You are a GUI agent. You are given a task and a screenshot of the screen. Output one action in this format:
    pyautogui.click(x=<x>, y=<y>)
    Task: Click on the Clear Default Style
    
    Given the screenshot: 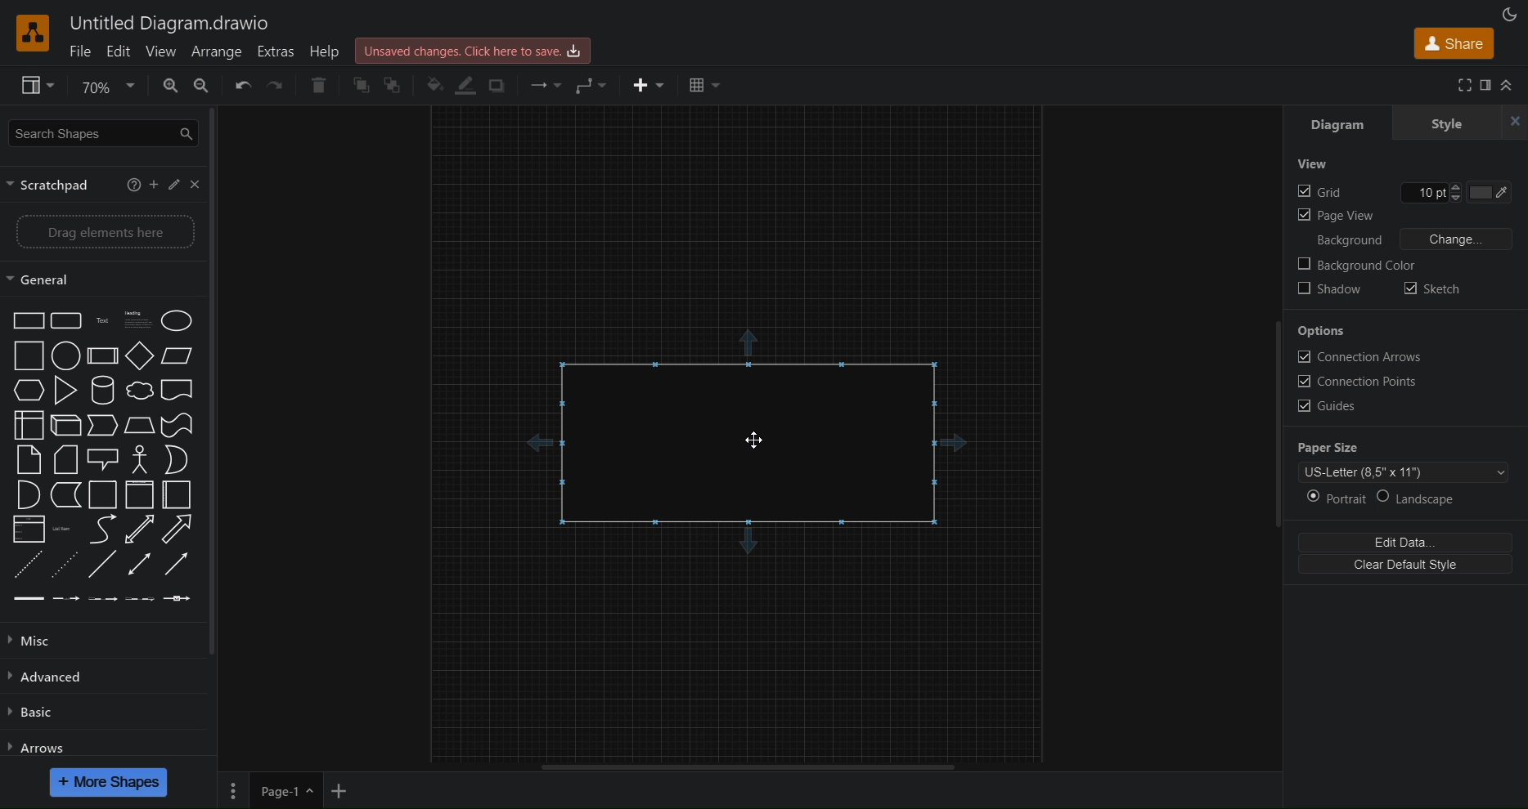 What is the action you would take?
    pyautogui.click(x=1404, y=567)
    